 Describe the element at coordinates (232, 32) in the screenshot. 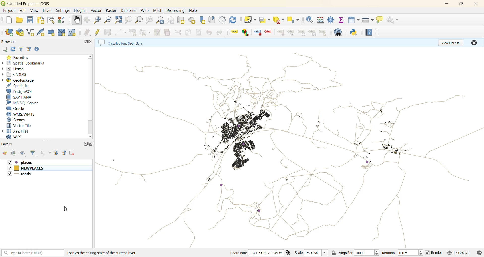

I see `label` at that location.